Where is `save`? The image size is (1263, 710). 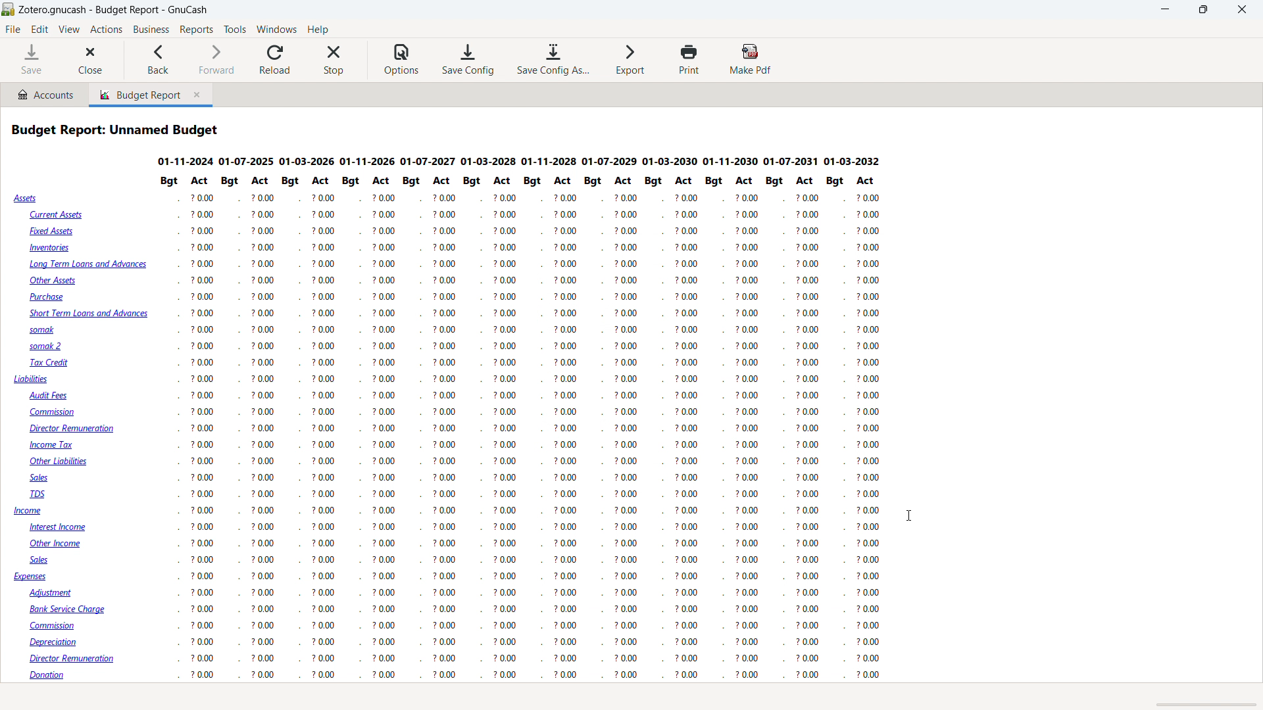
save is located at coordinates (32, 60).